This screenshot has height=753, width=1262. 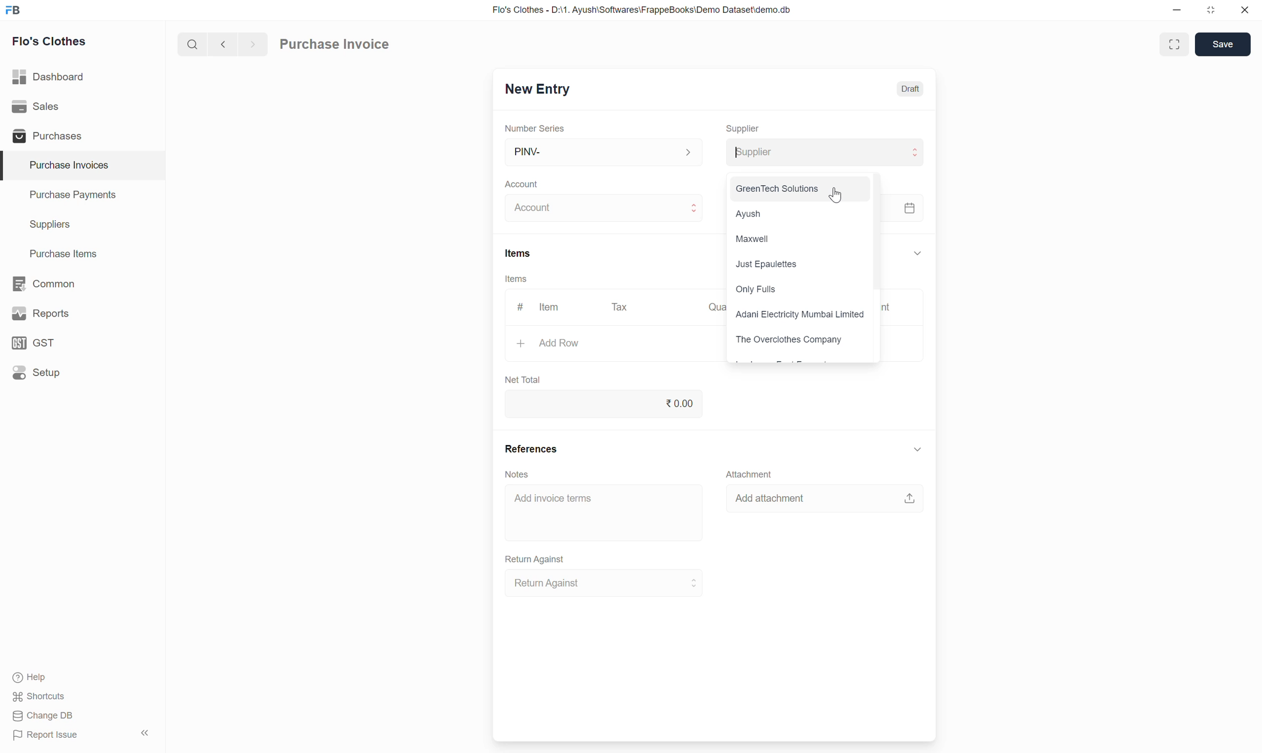 What do you see at coordinates (82, 135) in the screenshot?
I see `Purchases` at bounding box center [82, 135].